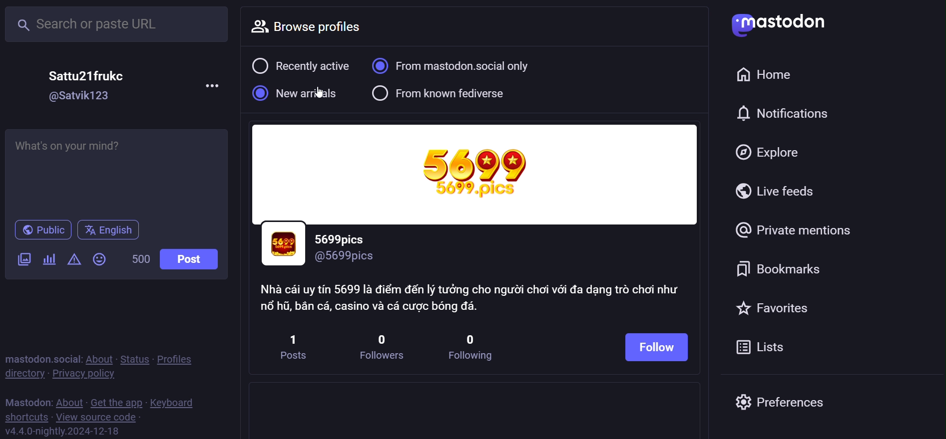 Image resolution: width=946 pixels, height=439 pixels. I want to click on 500, so click(140, 259).